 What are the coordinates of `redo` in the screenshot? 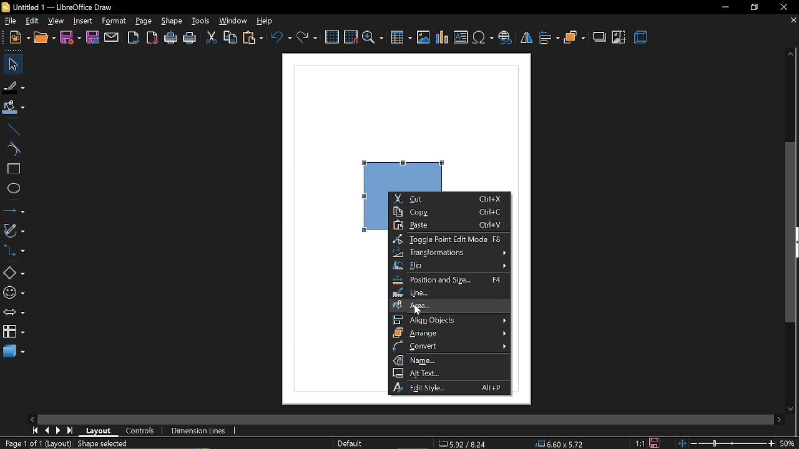 It's located at (308, 38).